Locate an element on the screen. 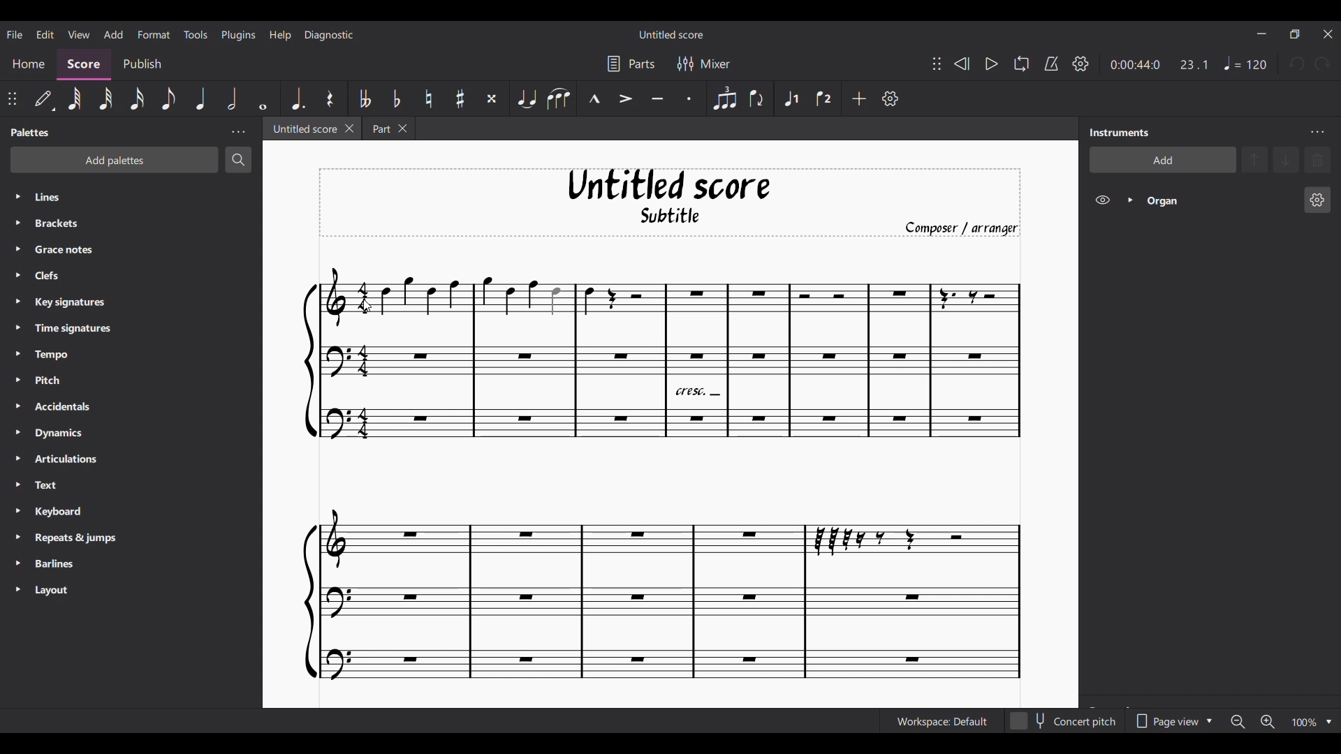 The image size is (1341, 754). 32nd note is located at coordinates (105, 99).